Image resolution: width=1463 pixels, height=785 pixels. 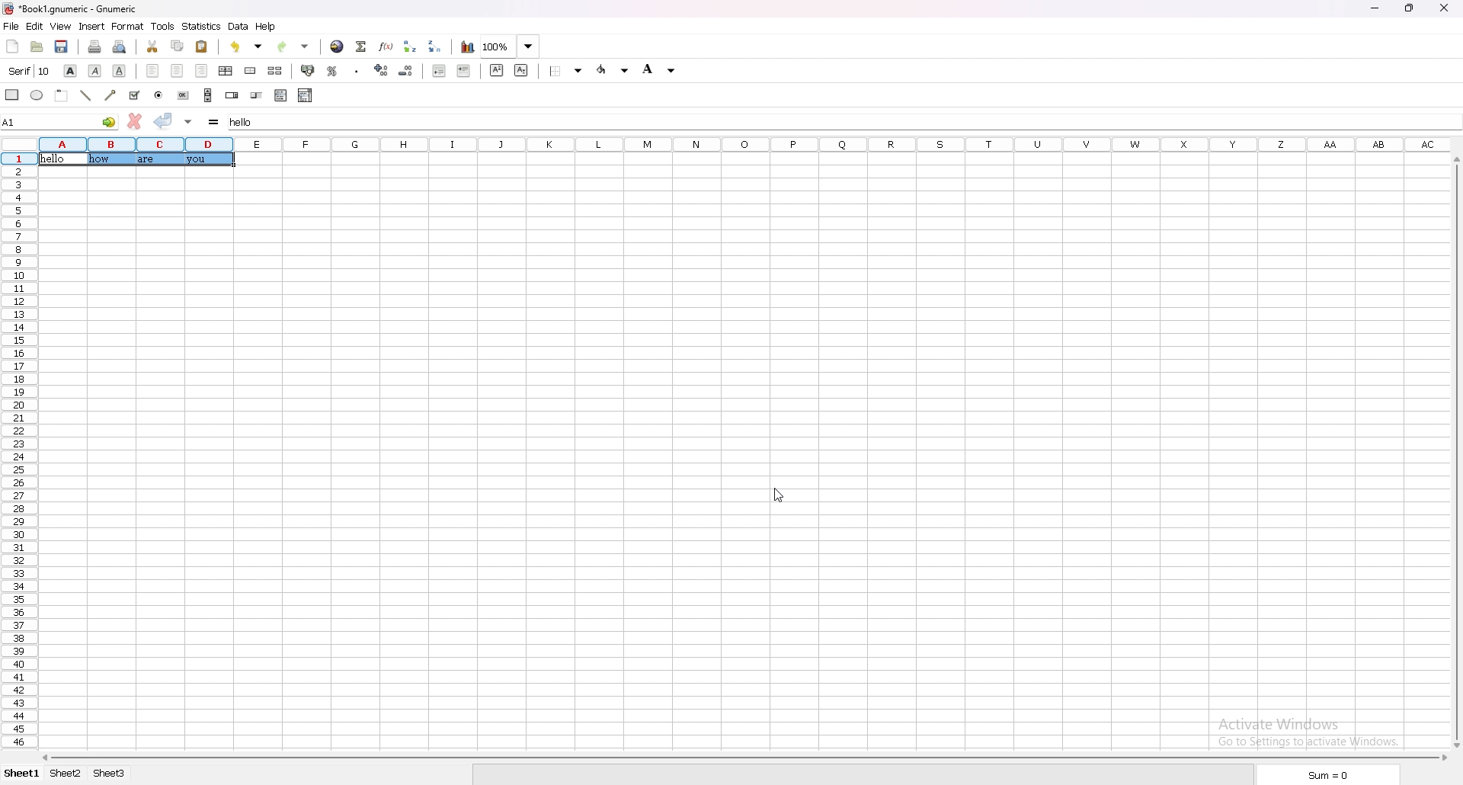 I want to click on tickbox, so click(x=133, y=95).